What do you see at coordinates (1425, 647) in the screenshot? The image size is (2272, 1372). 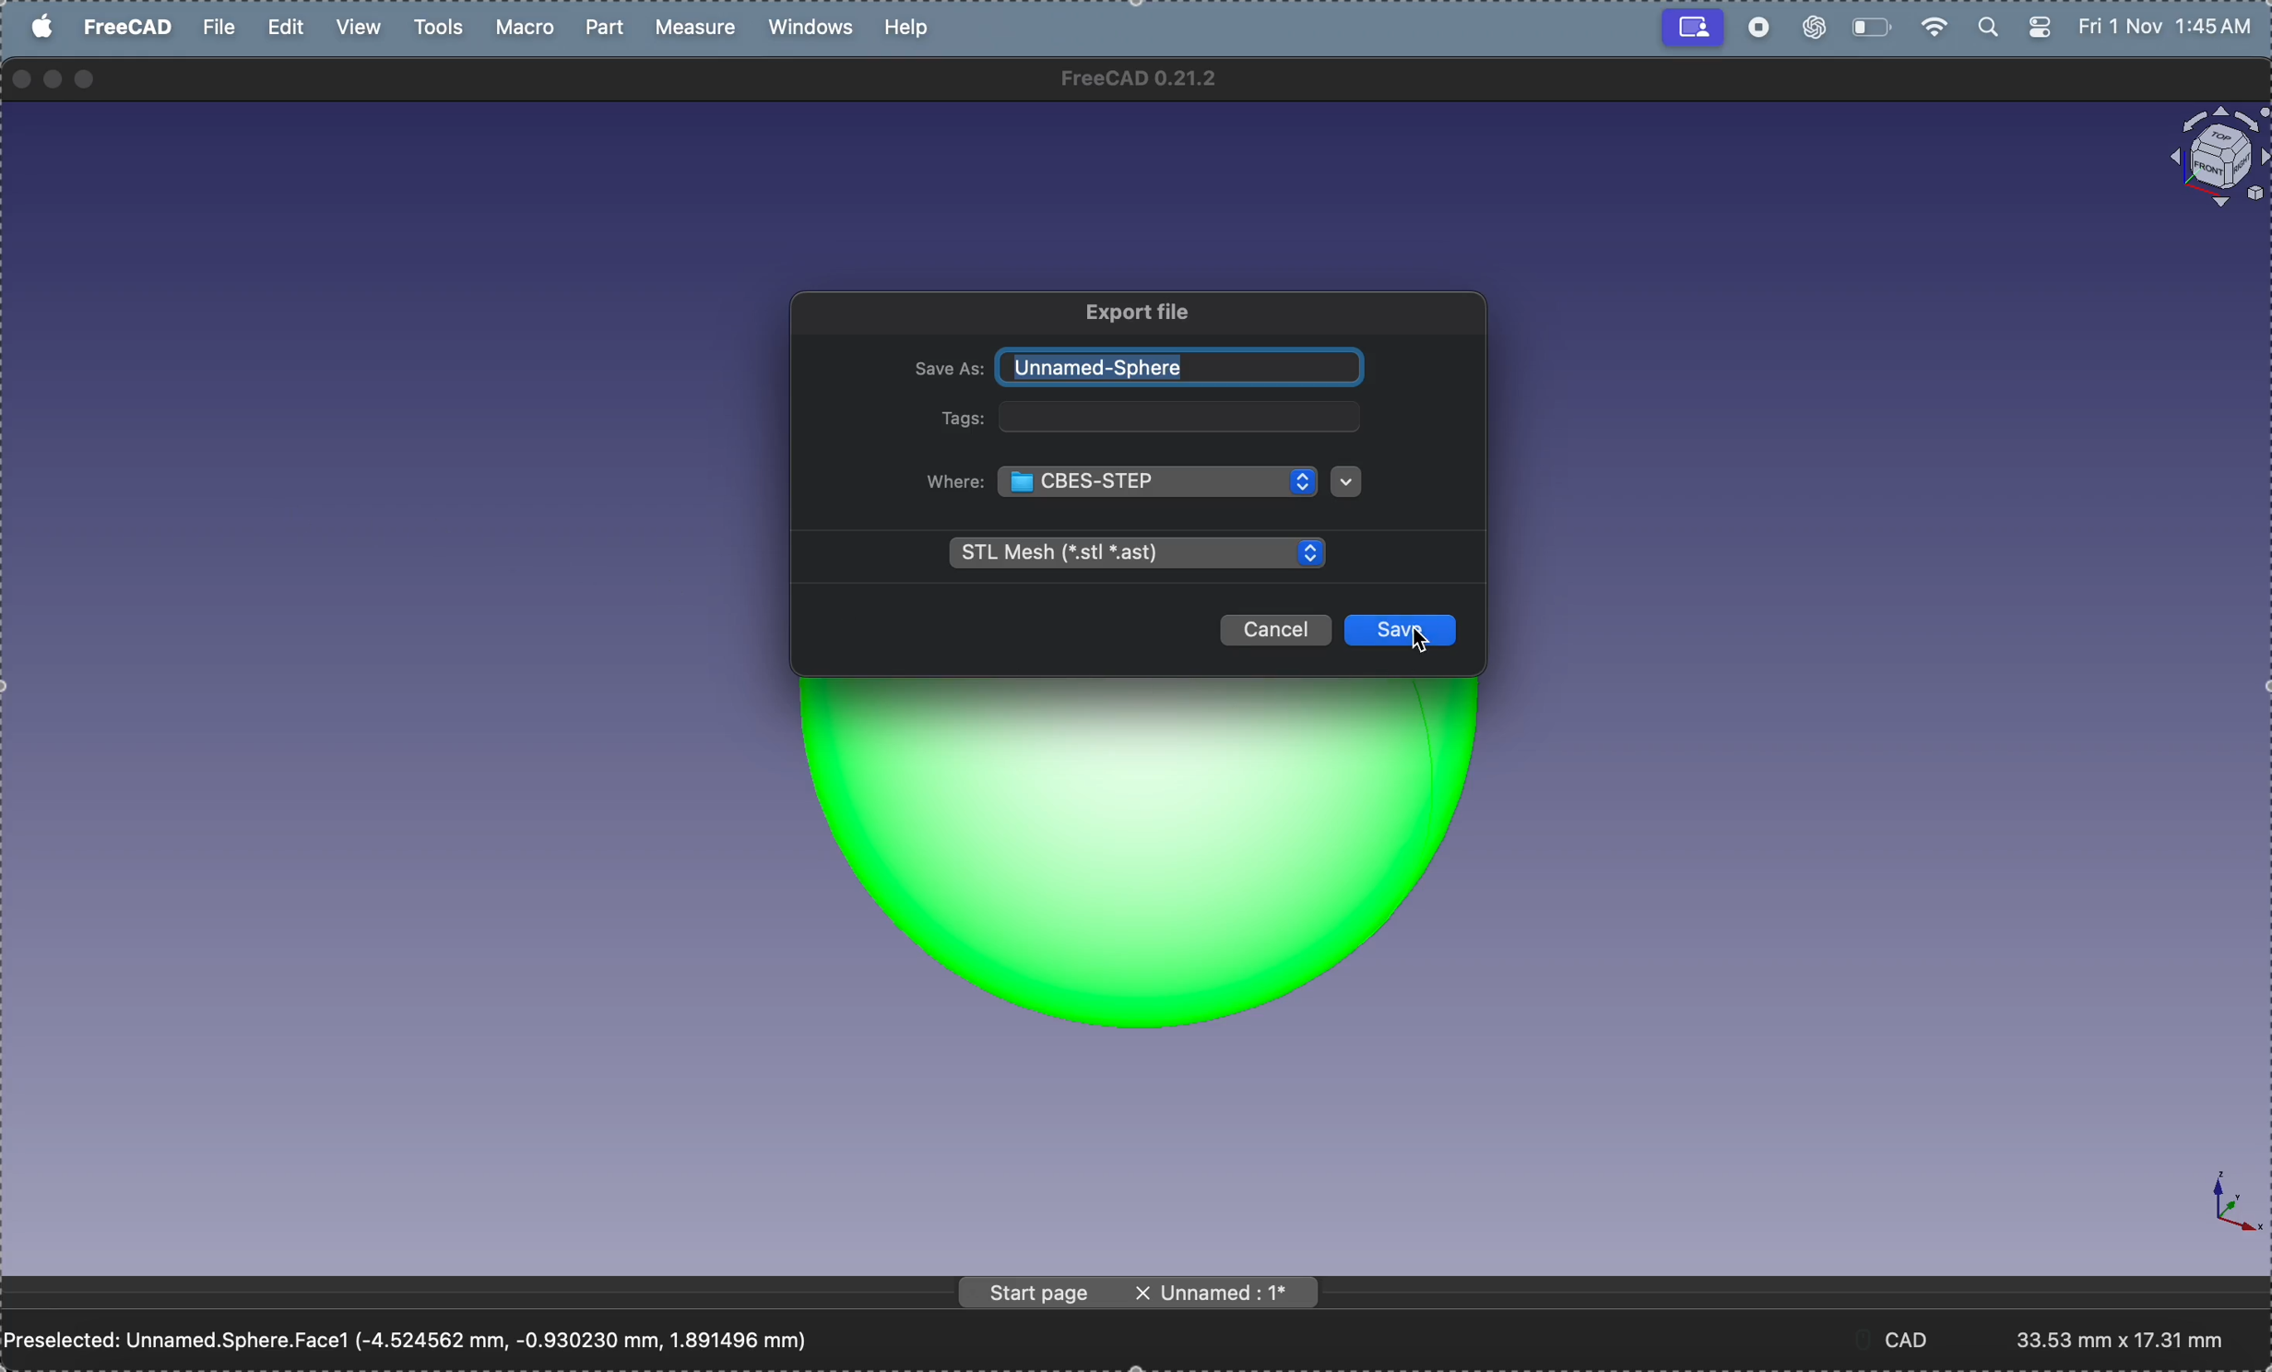 I see `cursor` at bounding box center [1425, 647].